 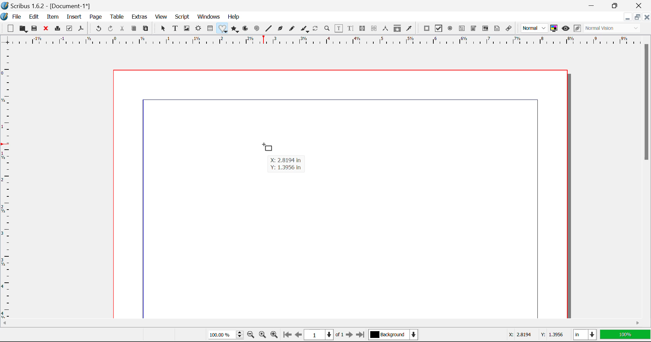 I want to click on Pdf Checkbox, so click(x=439, y=29).